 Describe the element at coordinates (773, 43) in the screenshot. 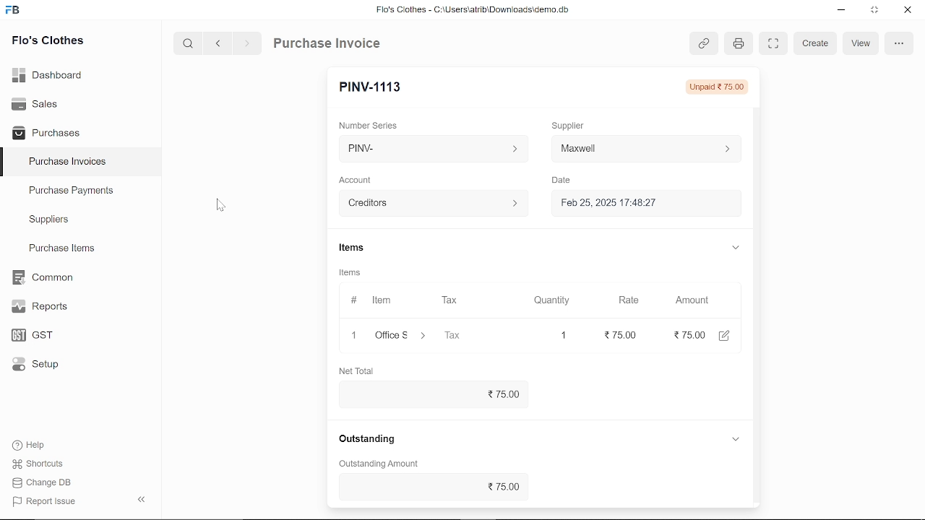

I see `full view` at that location.